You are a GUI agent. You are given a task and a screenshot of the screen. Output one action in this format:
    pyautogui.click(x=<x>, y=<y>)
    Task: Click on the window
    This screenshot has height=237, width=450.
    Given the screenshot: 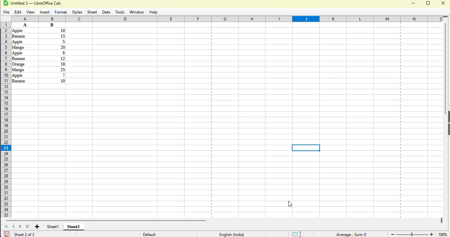 What is the action you would take?
    pyautogui.click(x=136, y=12)
    